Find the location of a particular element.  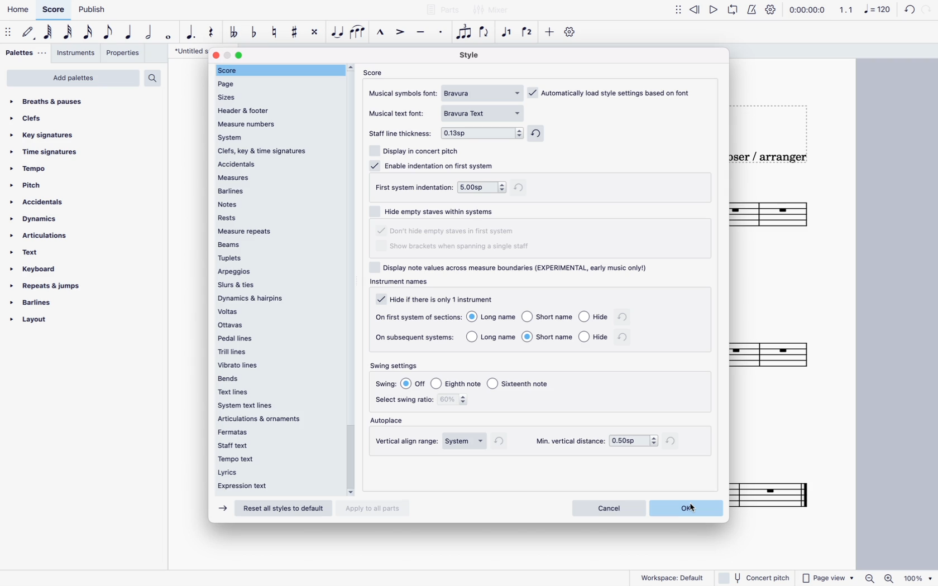

eighth note is located at coordinates (109, 34).